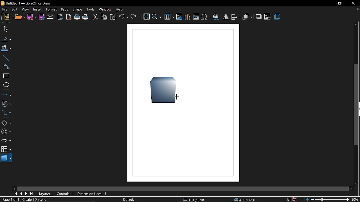  What do you see at coordinates (129, 199) in the screenshot?
I see `page style` at bounding box center [129, 199].